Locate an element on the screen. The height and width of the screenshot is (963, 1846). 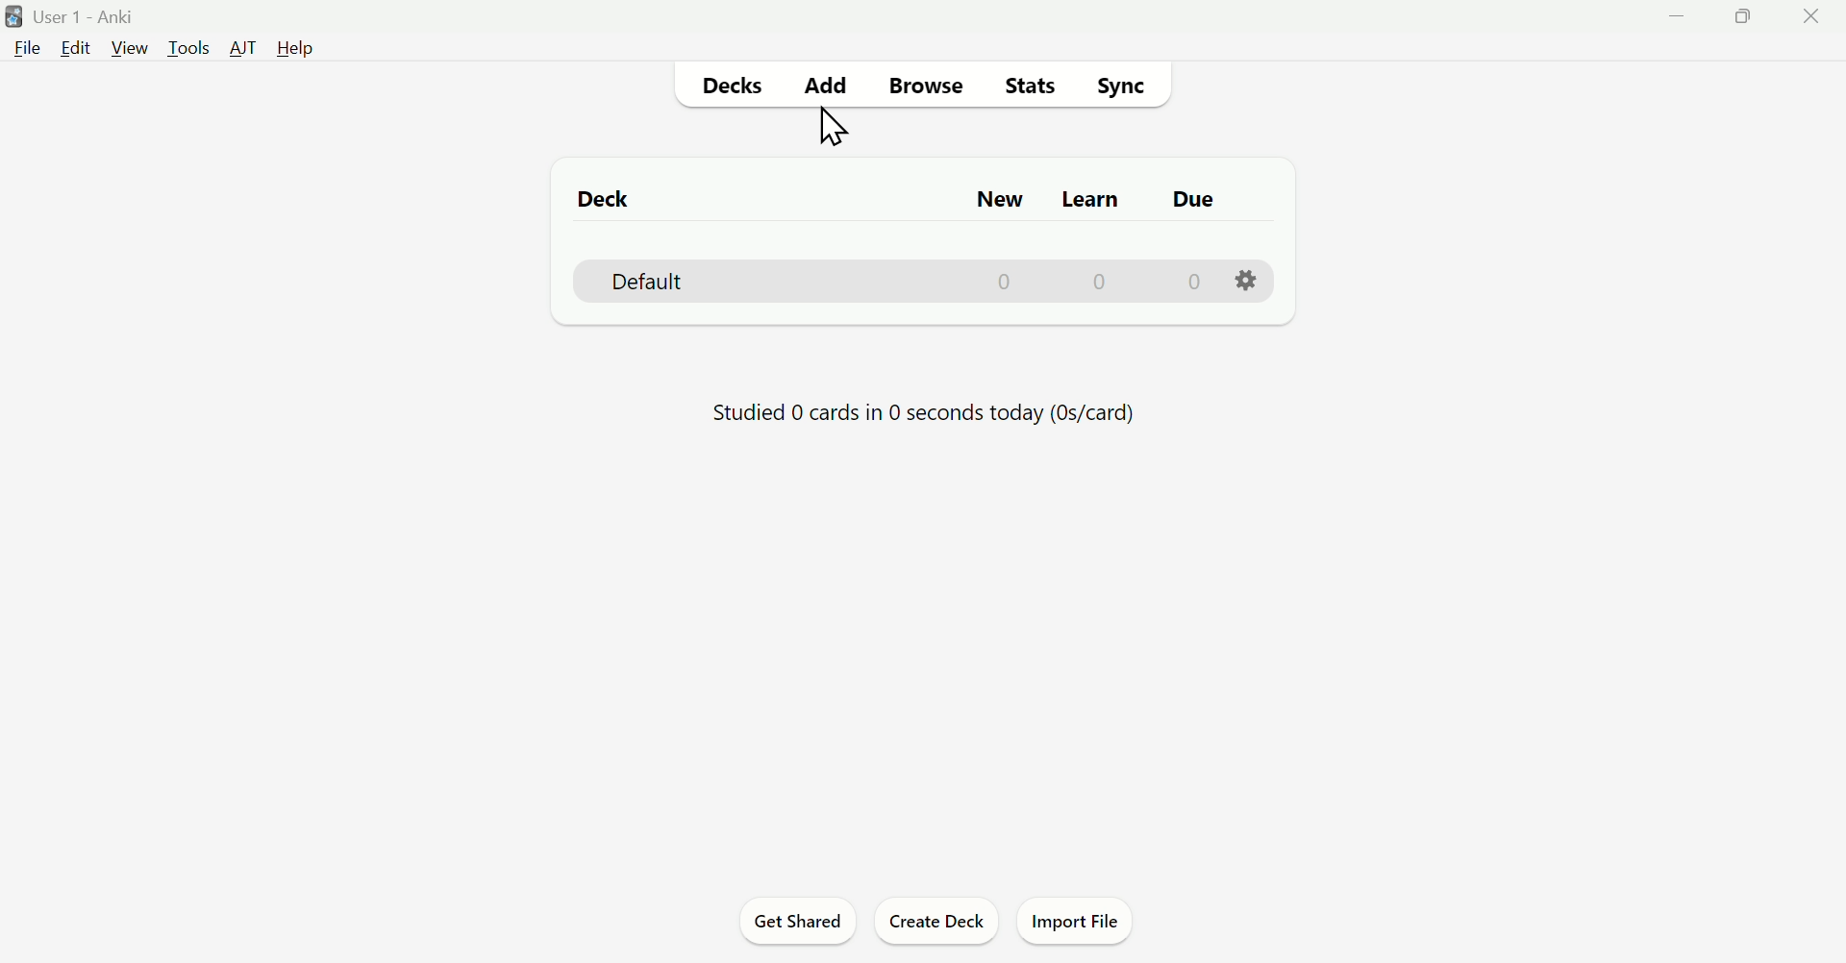
Due is located at coordinates (1214, 199).